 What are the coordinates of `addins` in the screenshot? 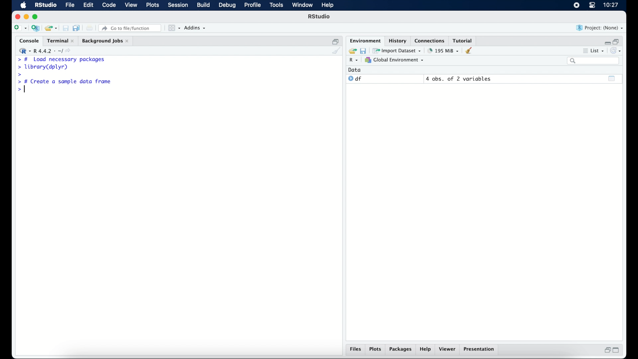 It's located at (195, 28).